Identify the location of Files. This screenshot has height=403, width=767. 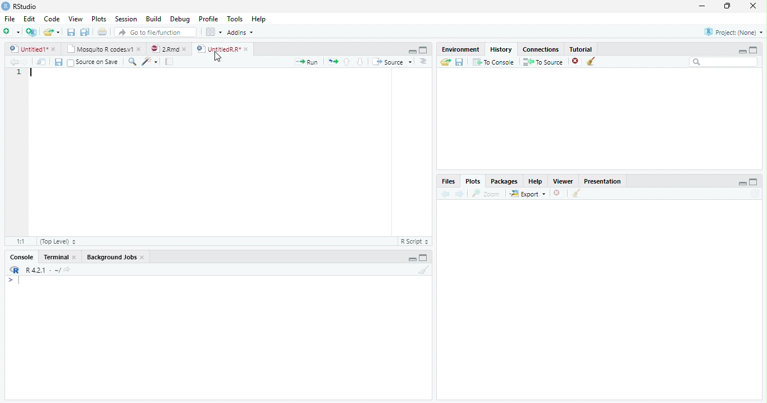
(449, 181).